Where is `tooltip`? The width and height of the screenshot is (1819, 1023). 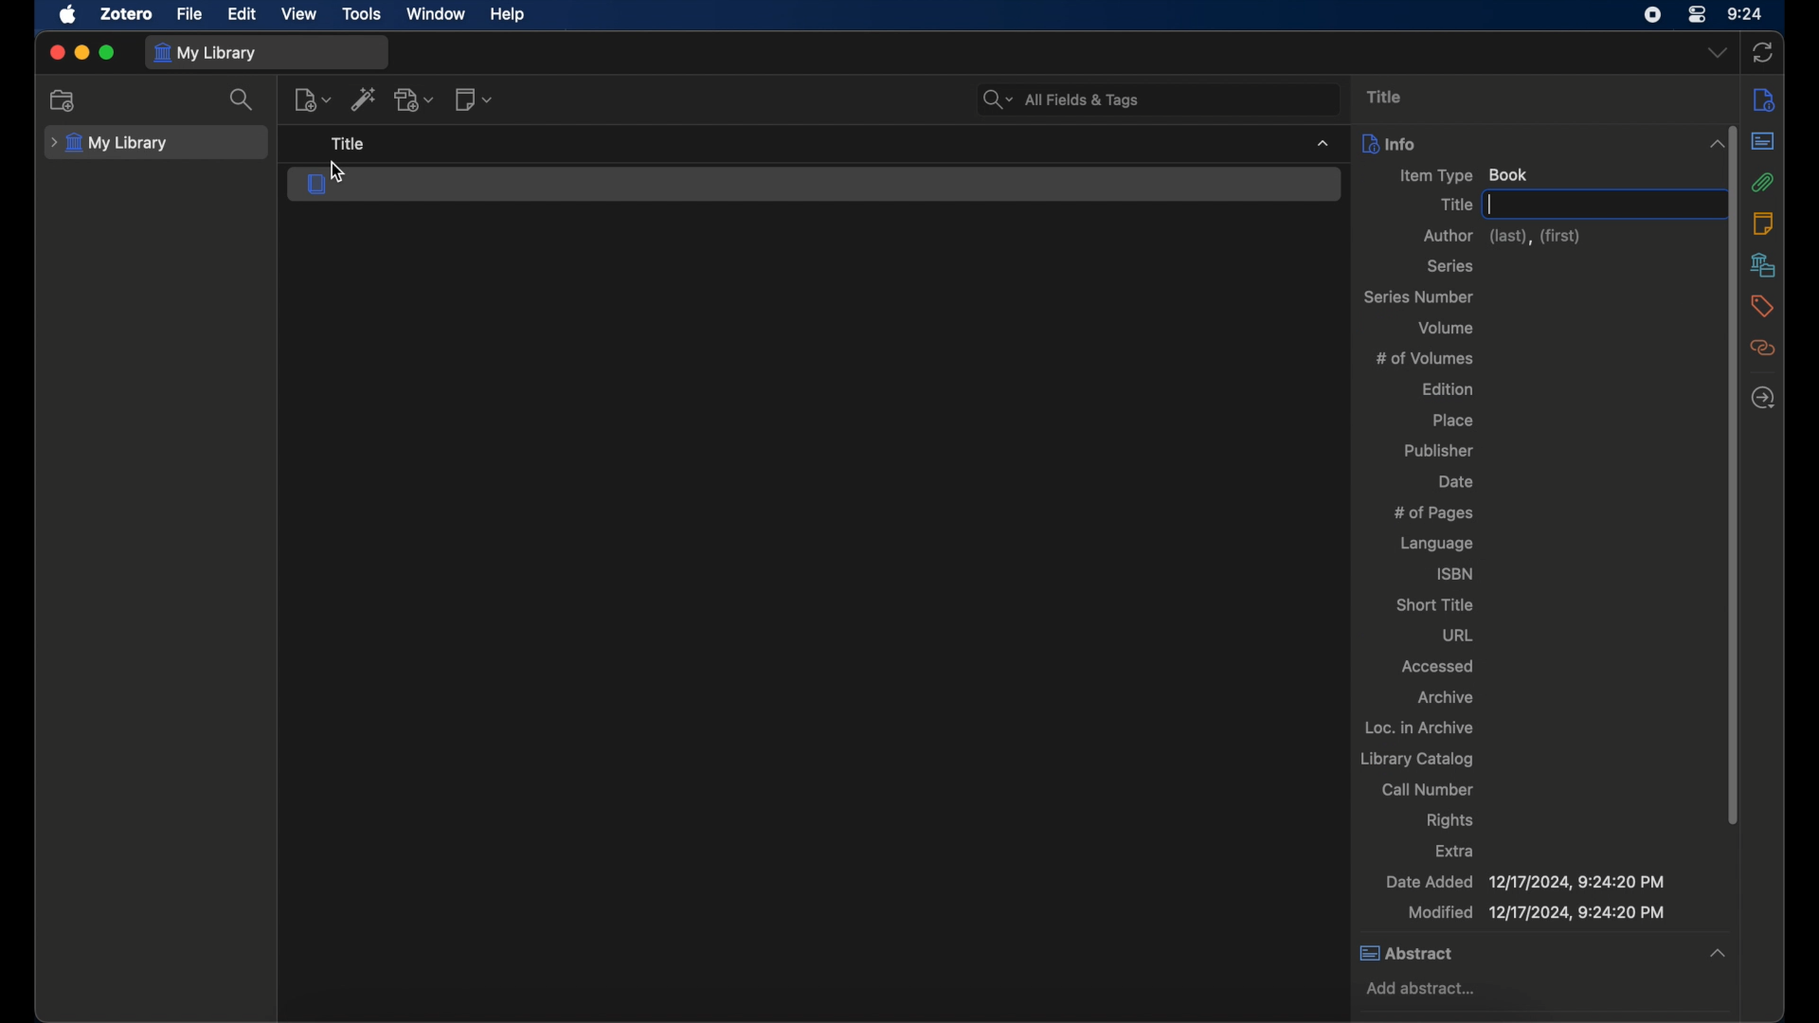 tooltip is located at coordinates (360, 143).